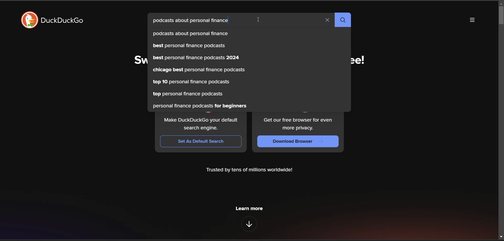  What do you see at coordinates (190, 46) in the screenshot?
I see `best personal finance podcasts` at bounding box center [190, 46].